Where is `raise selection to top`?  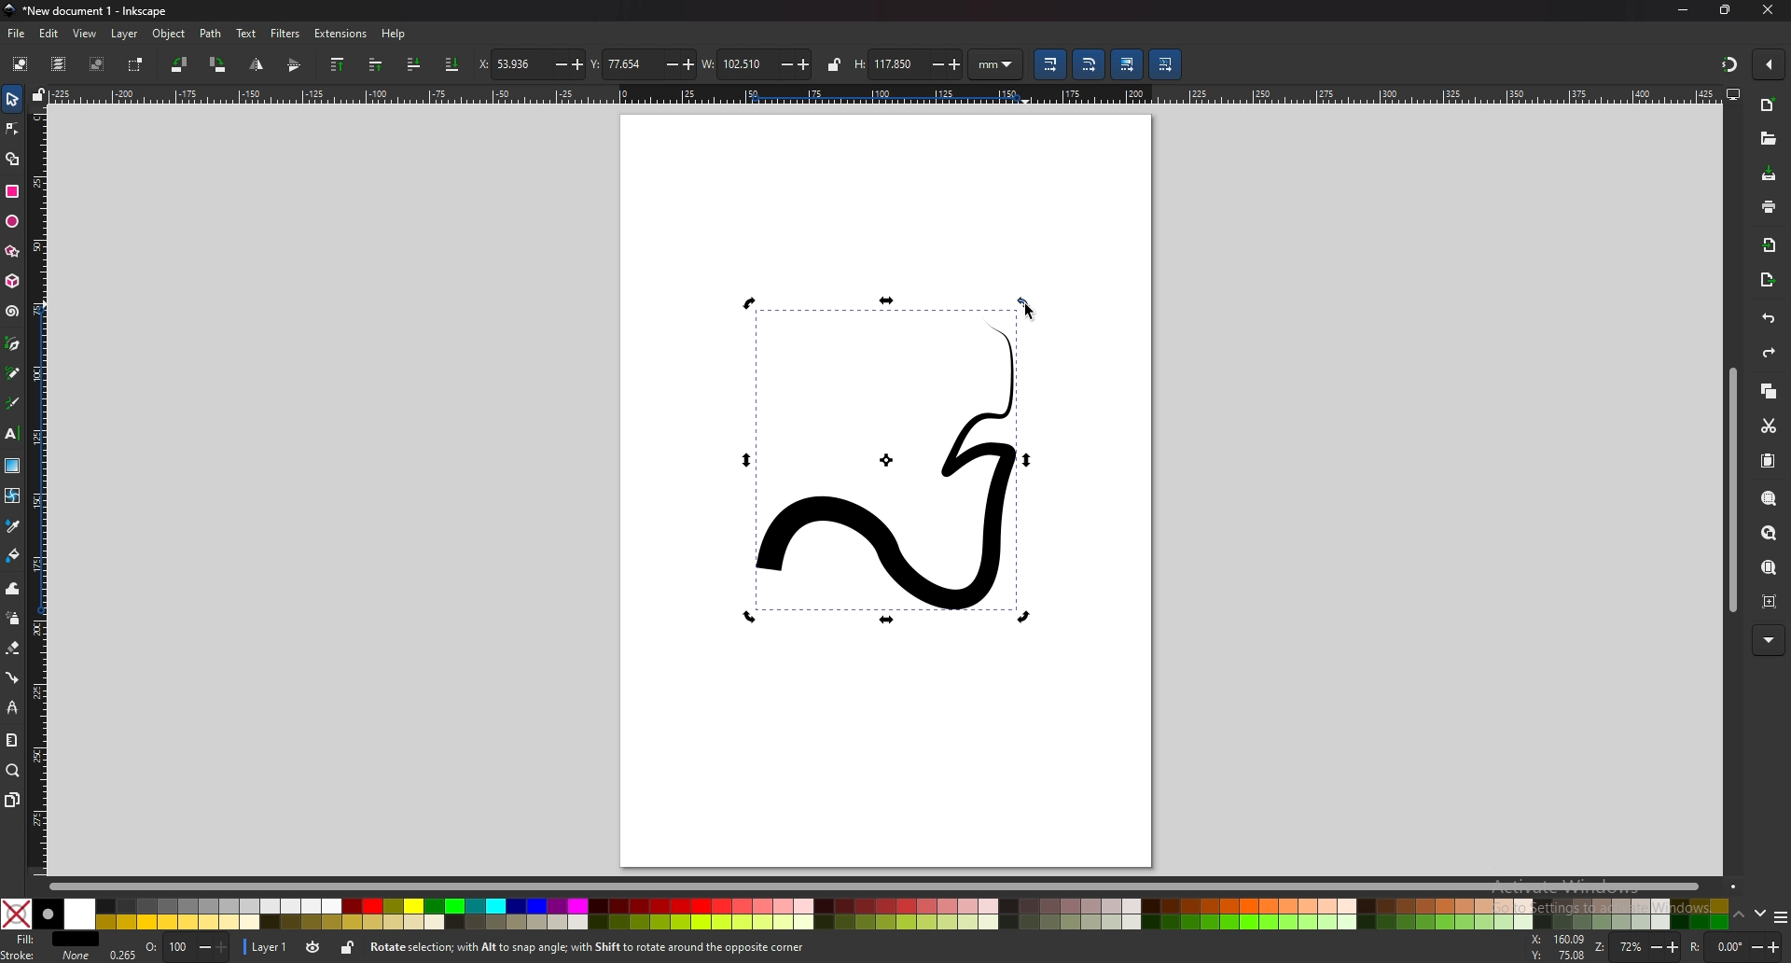
raise selection to top is located at coordinates (340, 64).